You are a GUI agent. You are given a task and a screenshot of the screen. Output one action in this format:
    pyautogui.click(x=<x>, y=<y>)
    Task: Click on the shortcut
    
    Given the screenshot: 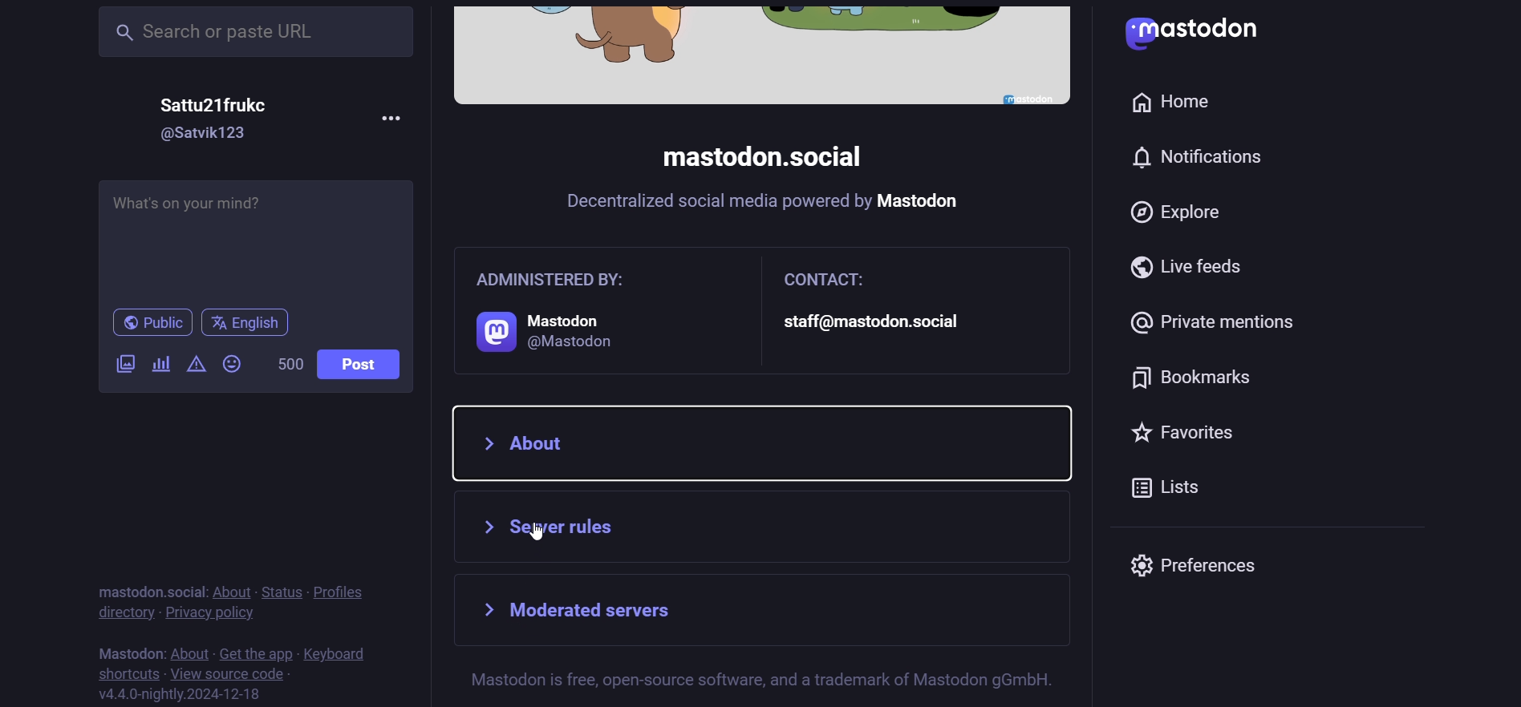 What is the action you would take?
    pyautogui.click(x=123, y=672)
    